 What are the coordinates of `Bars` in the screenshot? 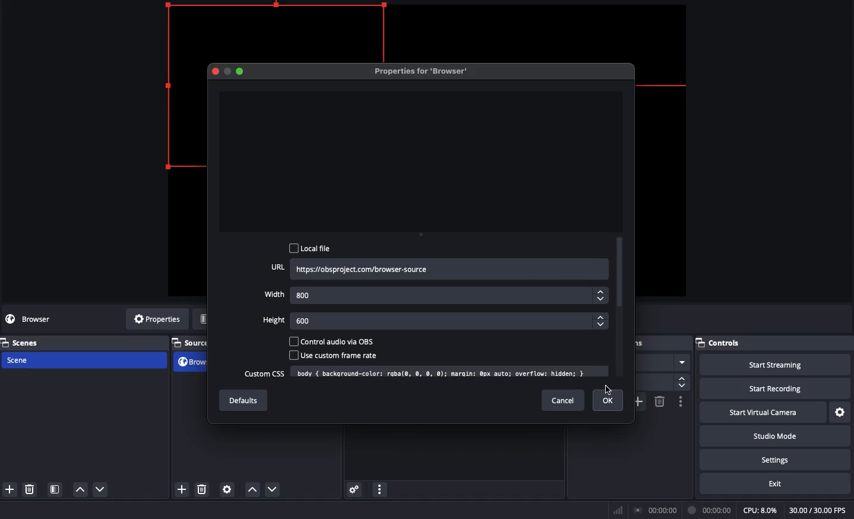 It's located at (616, 511).